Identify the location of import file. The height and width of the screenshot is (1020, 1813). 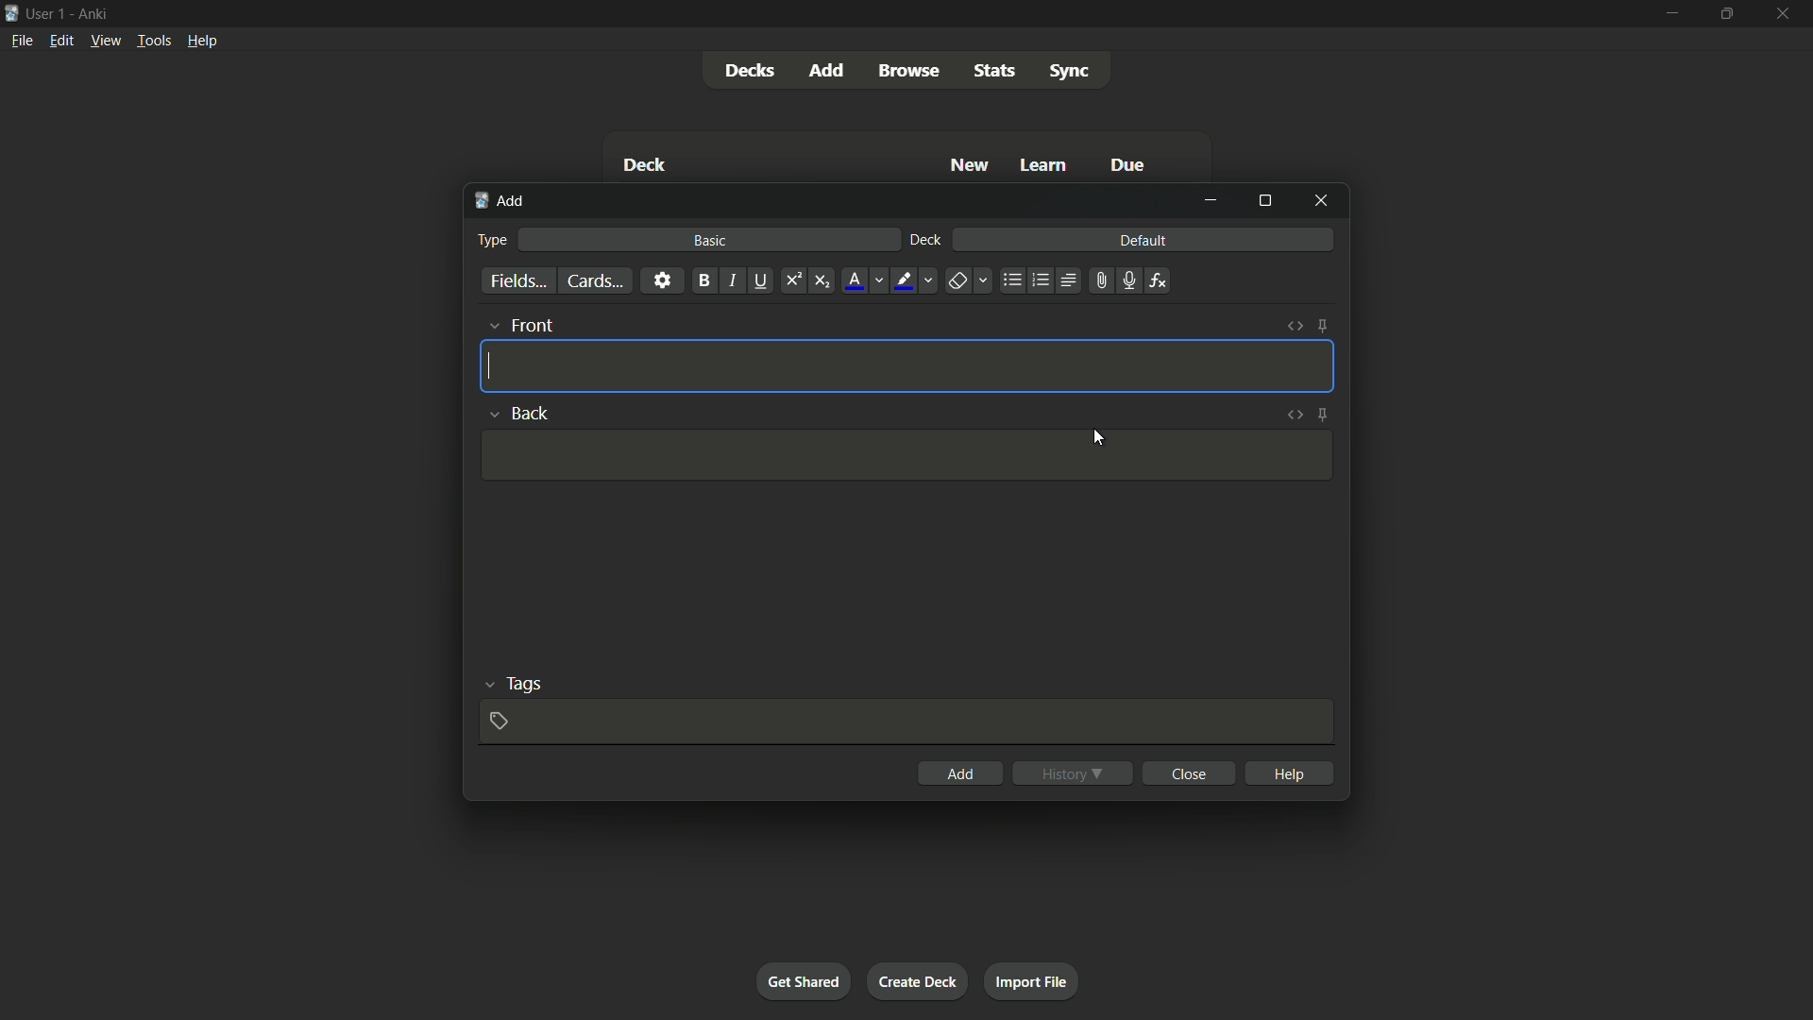
(1035, 980).